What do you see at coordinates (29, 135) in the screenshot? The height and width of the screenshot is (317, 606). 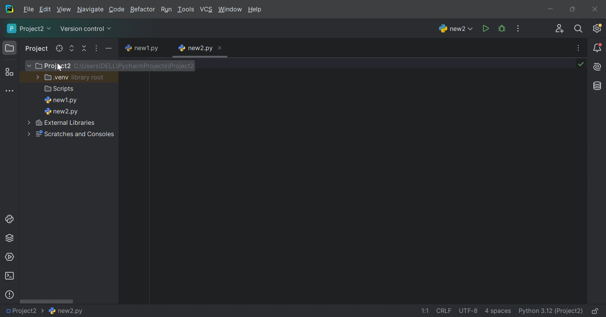 I see `More` at bounding box center [29, 135].